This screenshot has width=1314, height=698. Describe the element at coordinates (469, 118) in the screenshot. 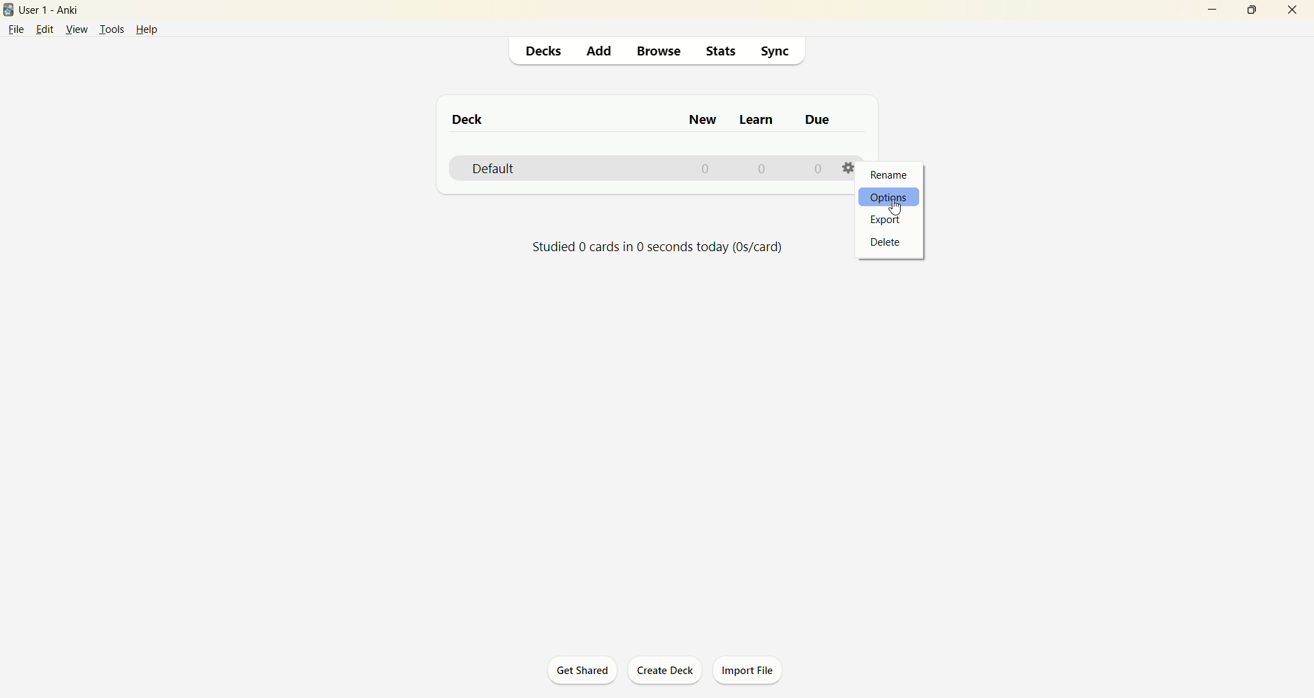

I see `deck` at that location.